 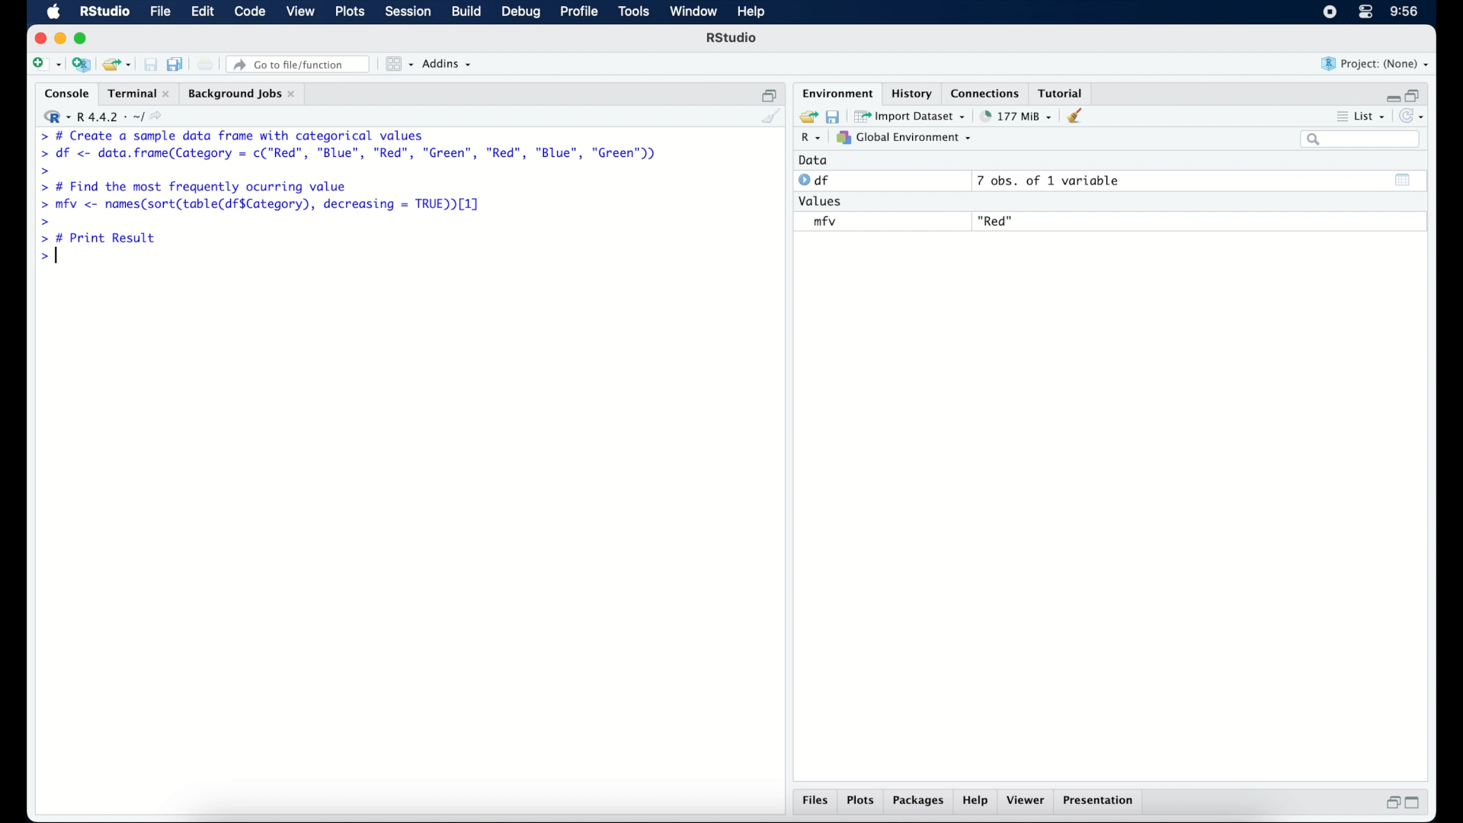 What do you see at coordinates (1391, 802) in the screenshot?
I see `restore down` at bounding box center [1391, 802].